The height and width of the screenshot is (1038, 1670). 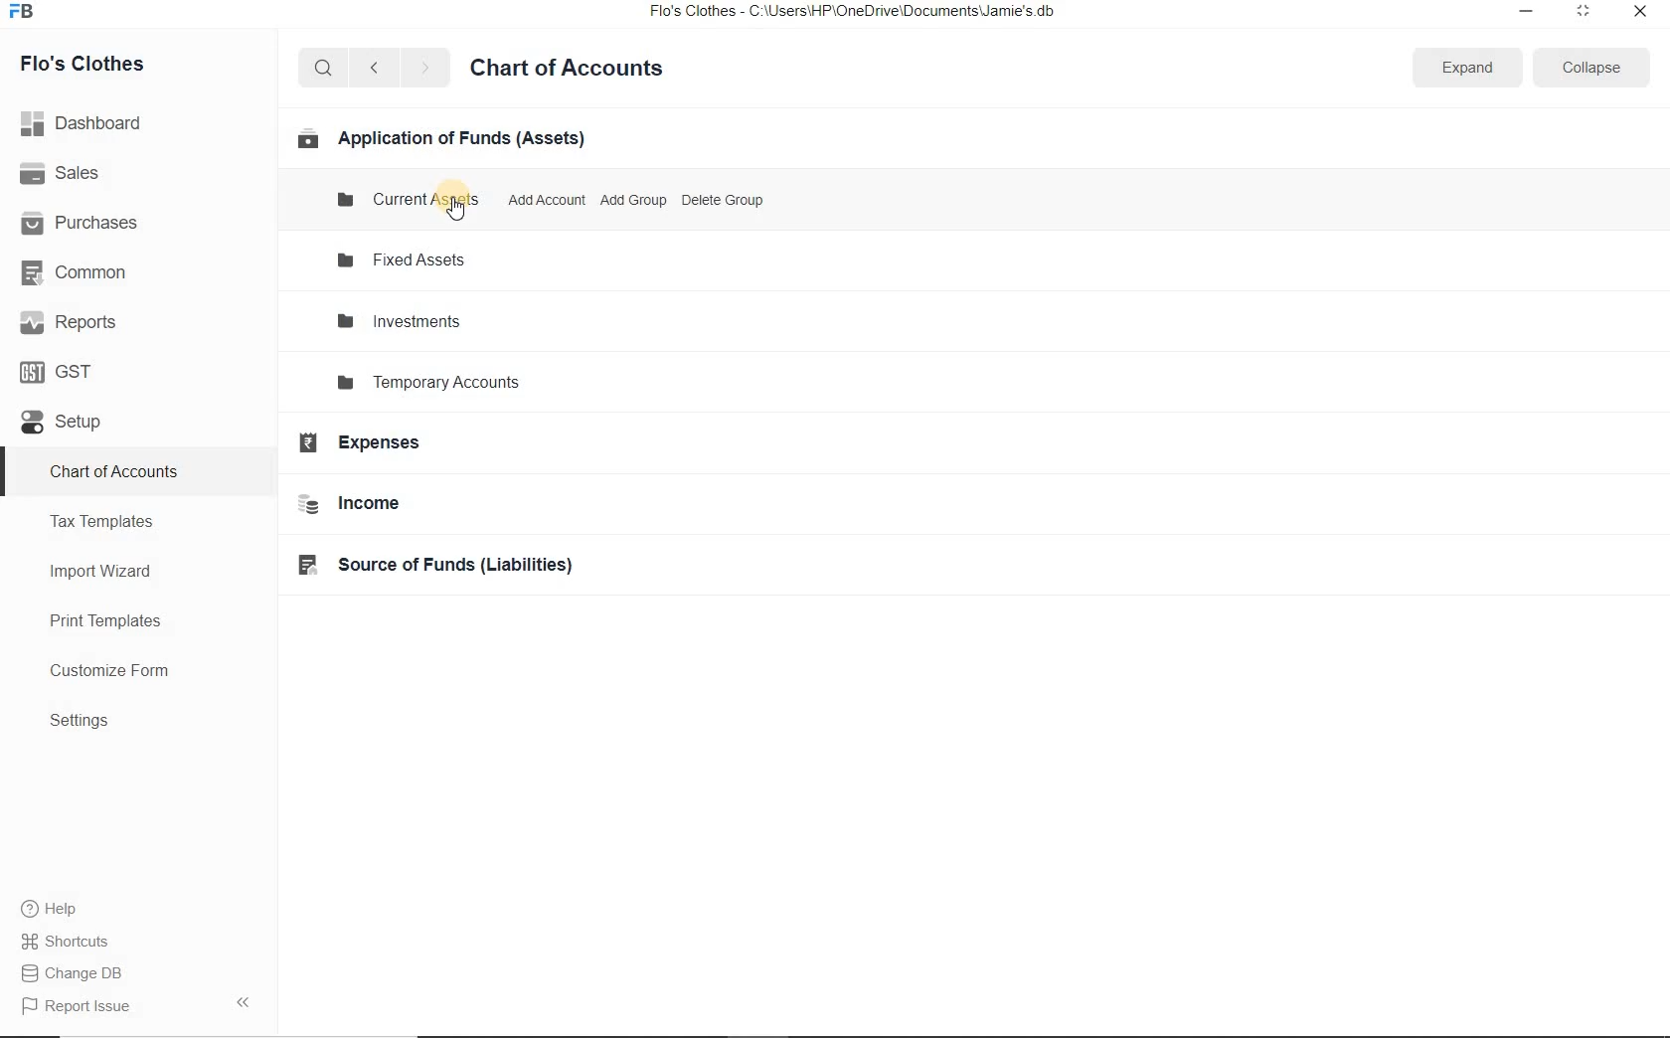 I want to click on Chart of Accounts, so click(x=578, y=66).